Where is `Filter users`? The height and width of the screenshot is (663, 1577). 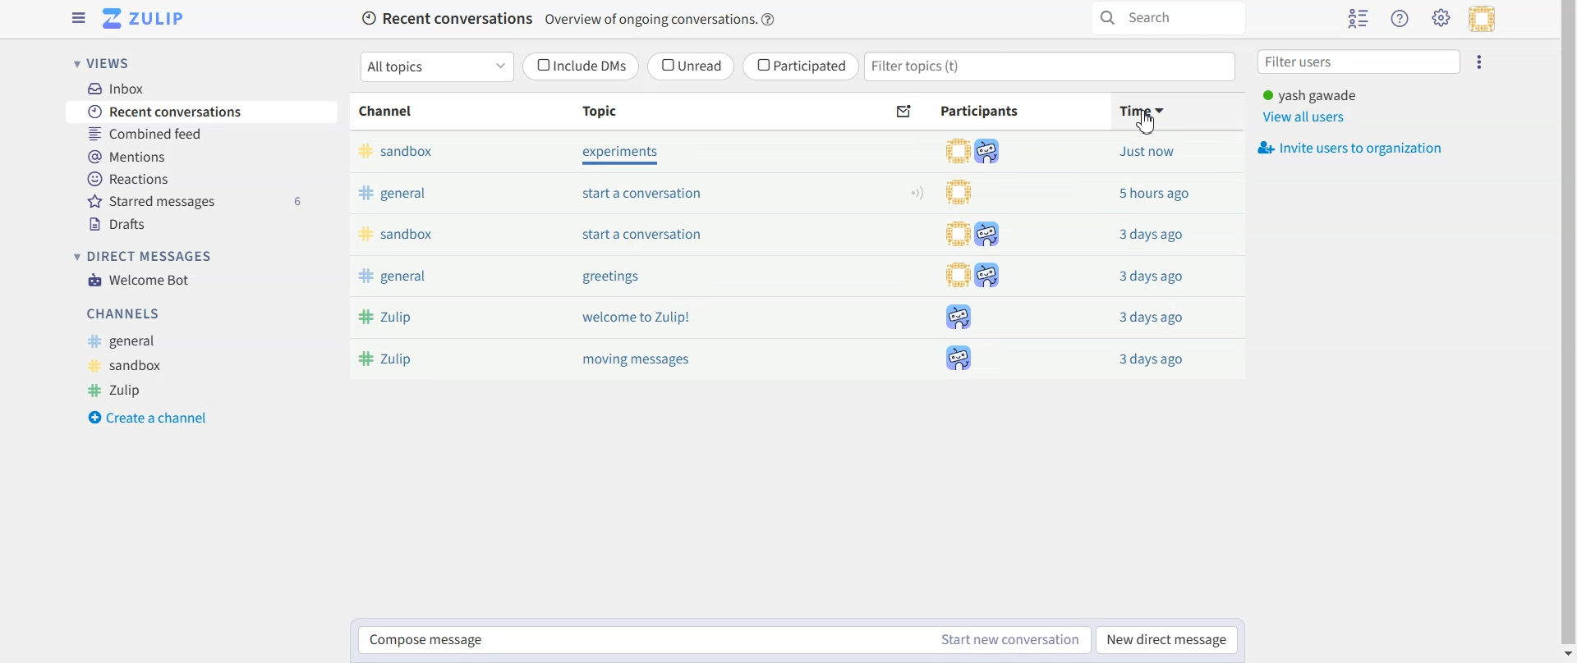
Filter users is located at coordinates (1361, 61).